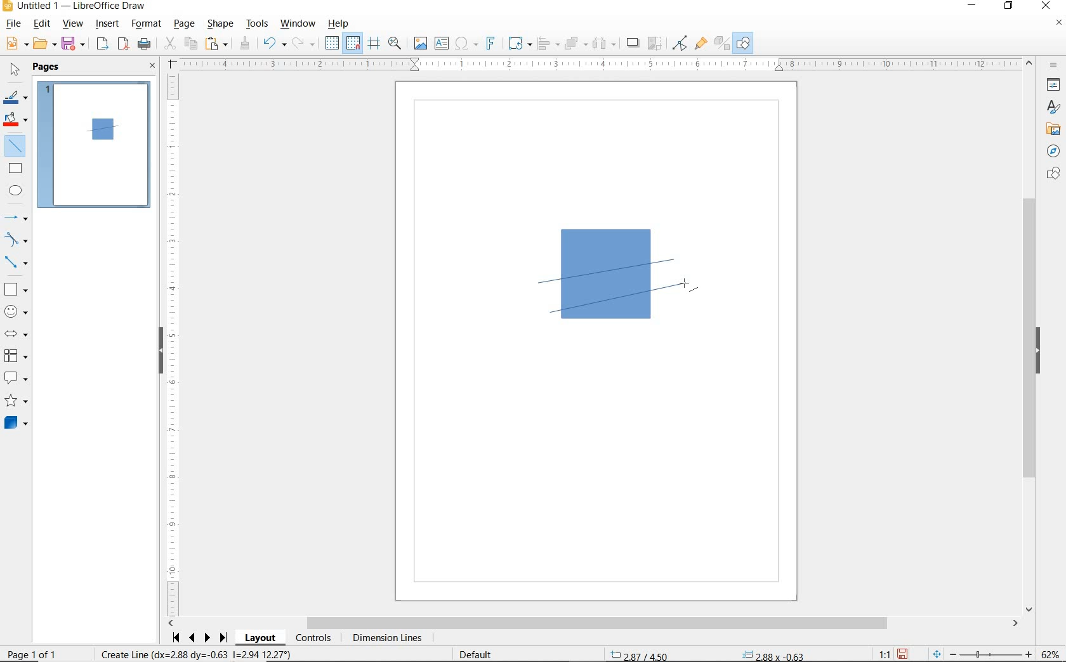 This screenshot has width=1066, height=662. I want to click on DEFAULT, so click(480, 655).